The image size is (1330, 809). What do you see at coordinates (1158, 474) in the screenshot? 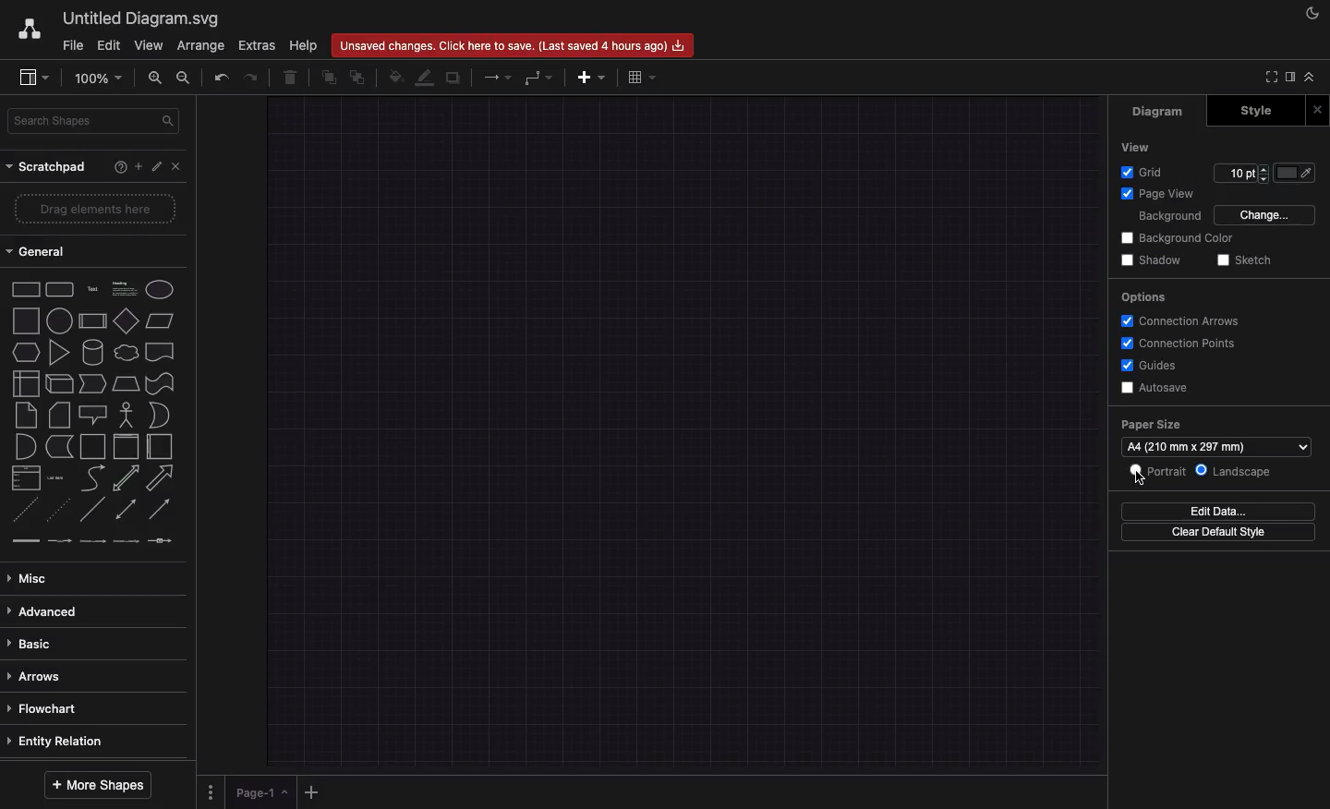
I see `Portrait` at bounding box center [1158, 474].